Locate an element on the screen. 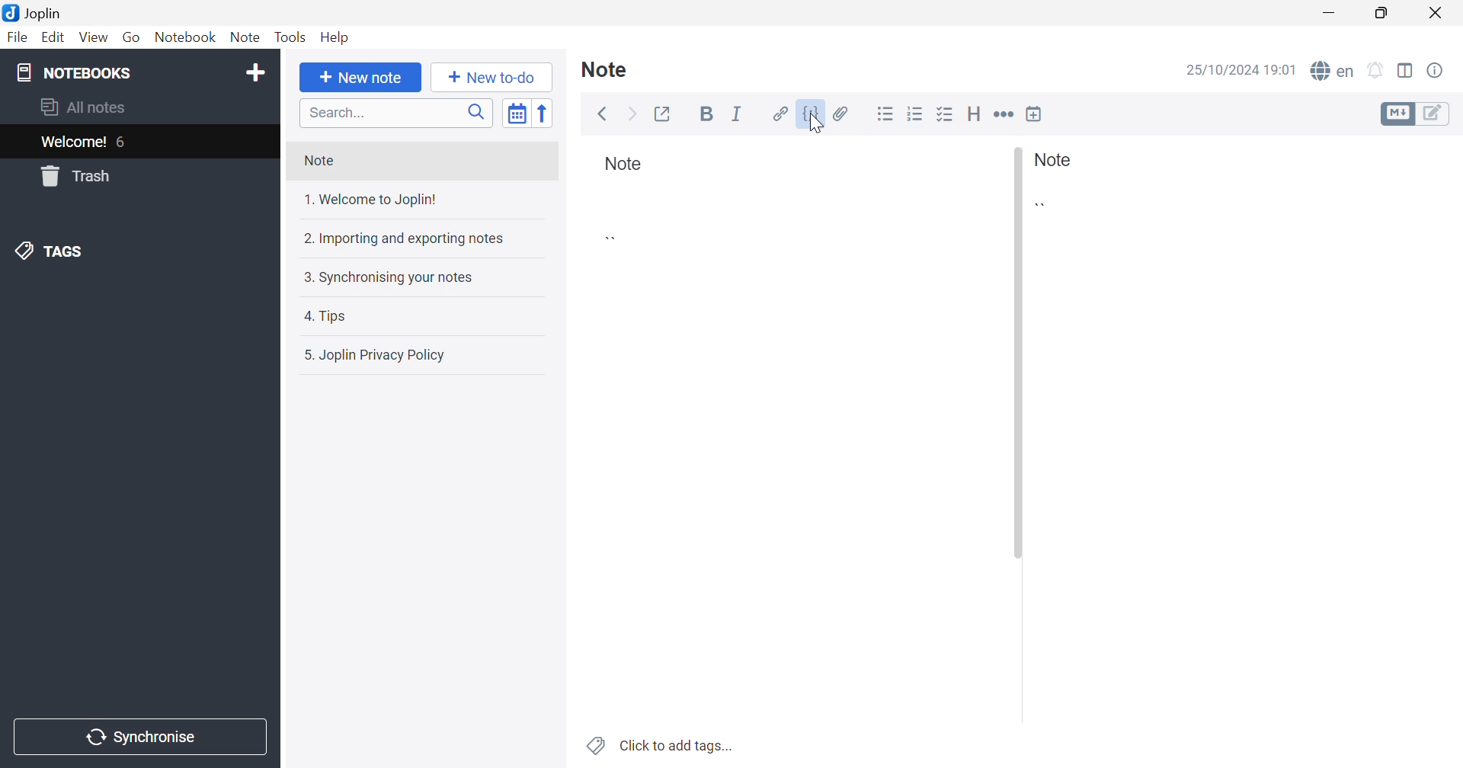 Image resolution: width=1463 pixels, height=768 pixels. Note is located at coordinates (624, 165).